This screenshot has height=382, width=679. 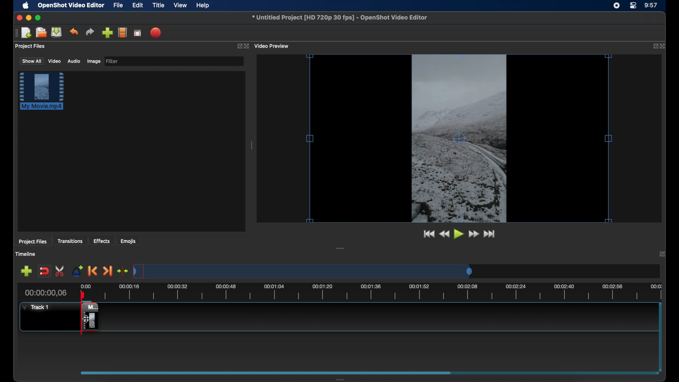 What do you see at coordinates (118, 6) in the screenshot?
I see `file` at bounding box center [118, 6].